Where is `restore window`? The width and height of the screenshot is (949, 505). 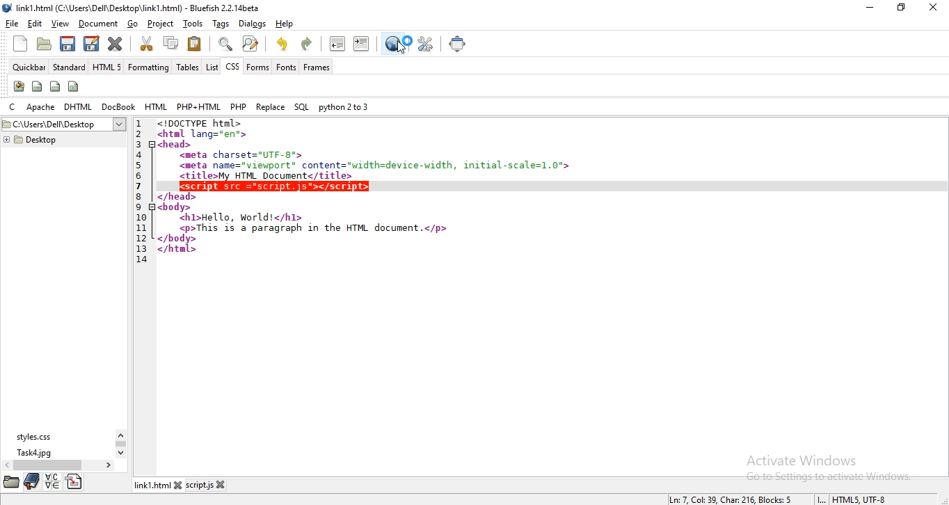
restore window is located at coordinates (899, 7).